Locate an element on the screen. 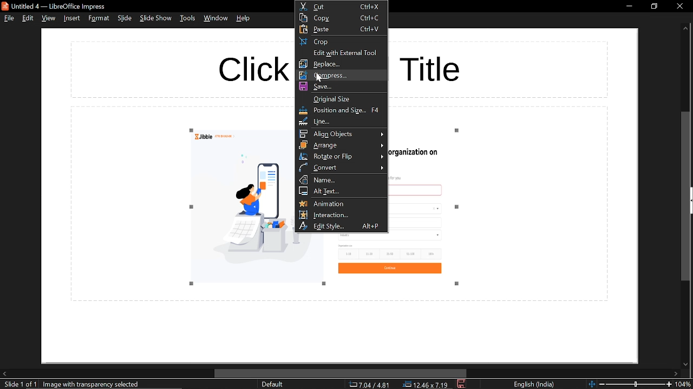 Image resolution: width=693 pixels, height=389 pixels. view is located at coordinates (48, 19).